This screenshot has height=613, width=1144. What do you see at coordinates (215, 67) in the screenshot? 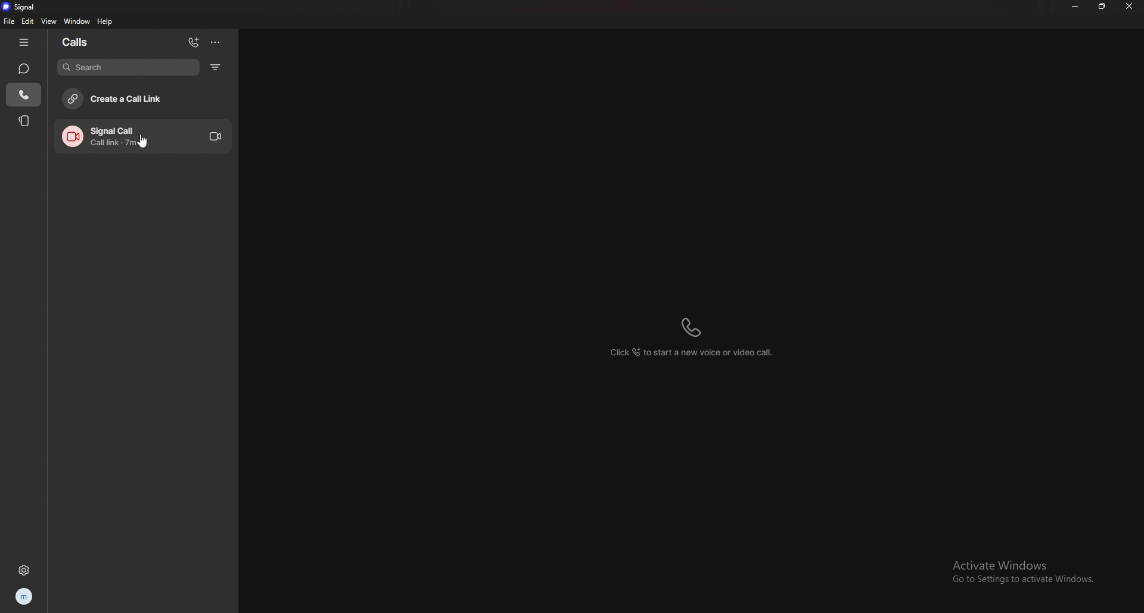
I see `filter` at bounding box center [215, 67].